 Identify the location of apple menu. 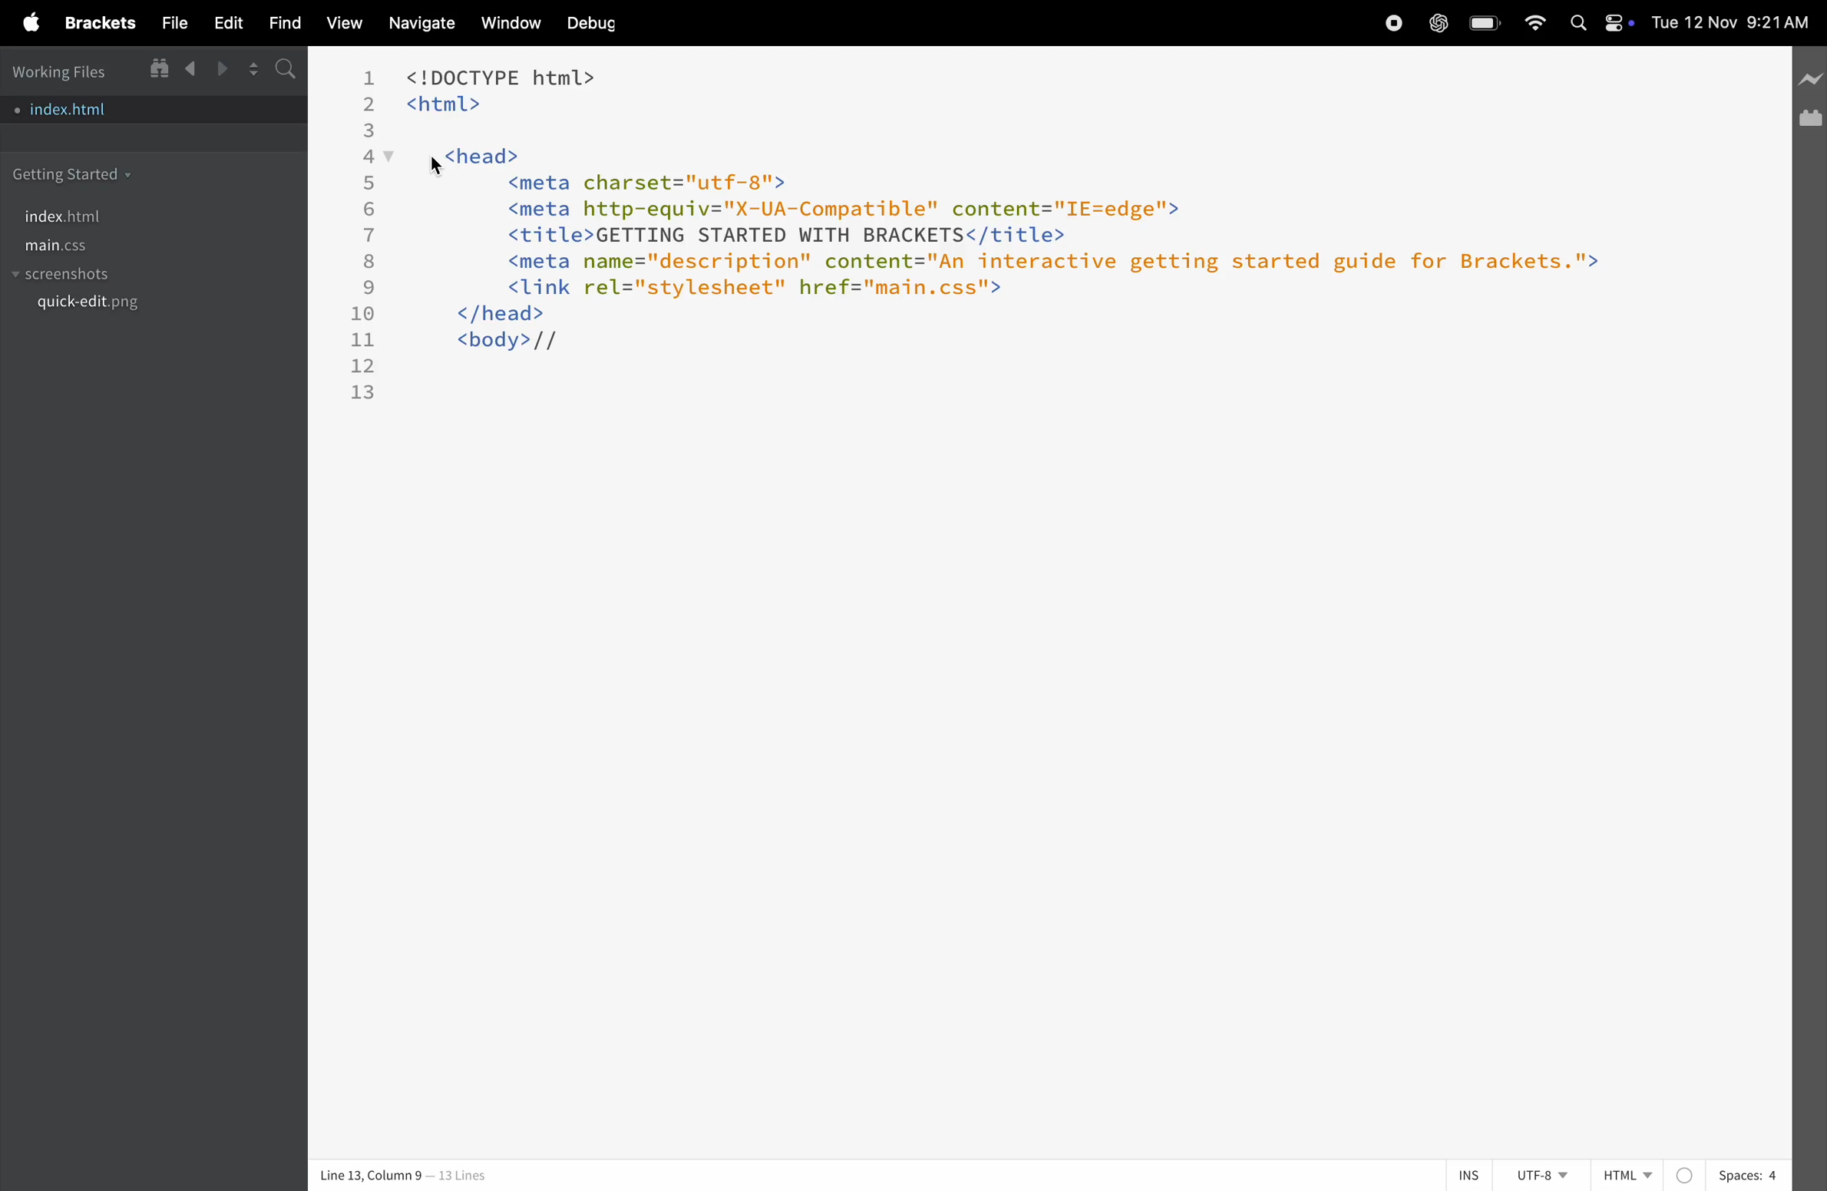
(27, 23).